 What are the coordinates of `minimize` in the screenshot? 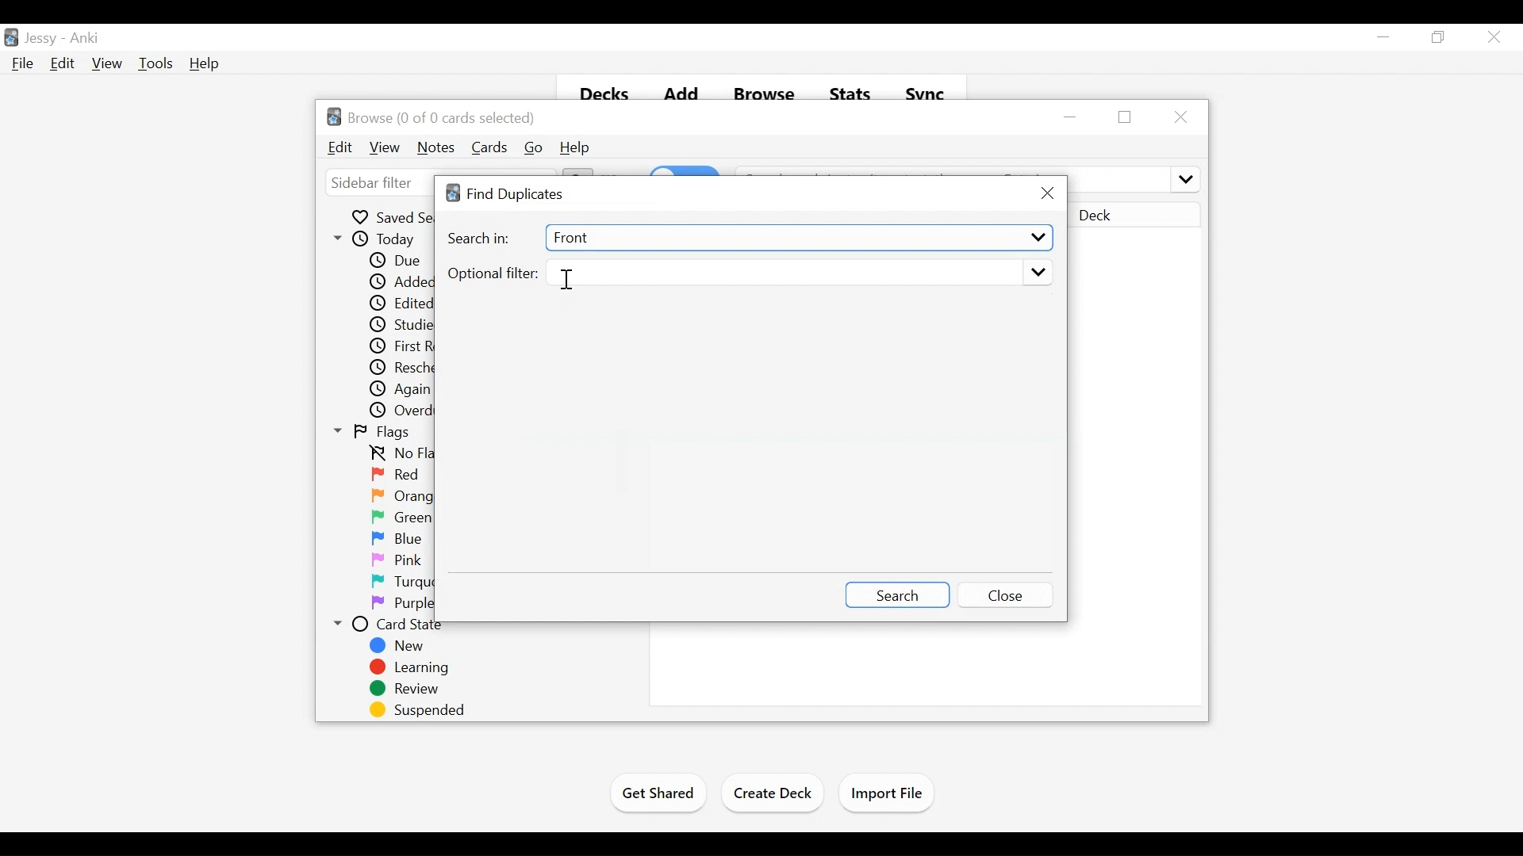 It's located at (1072, 116).